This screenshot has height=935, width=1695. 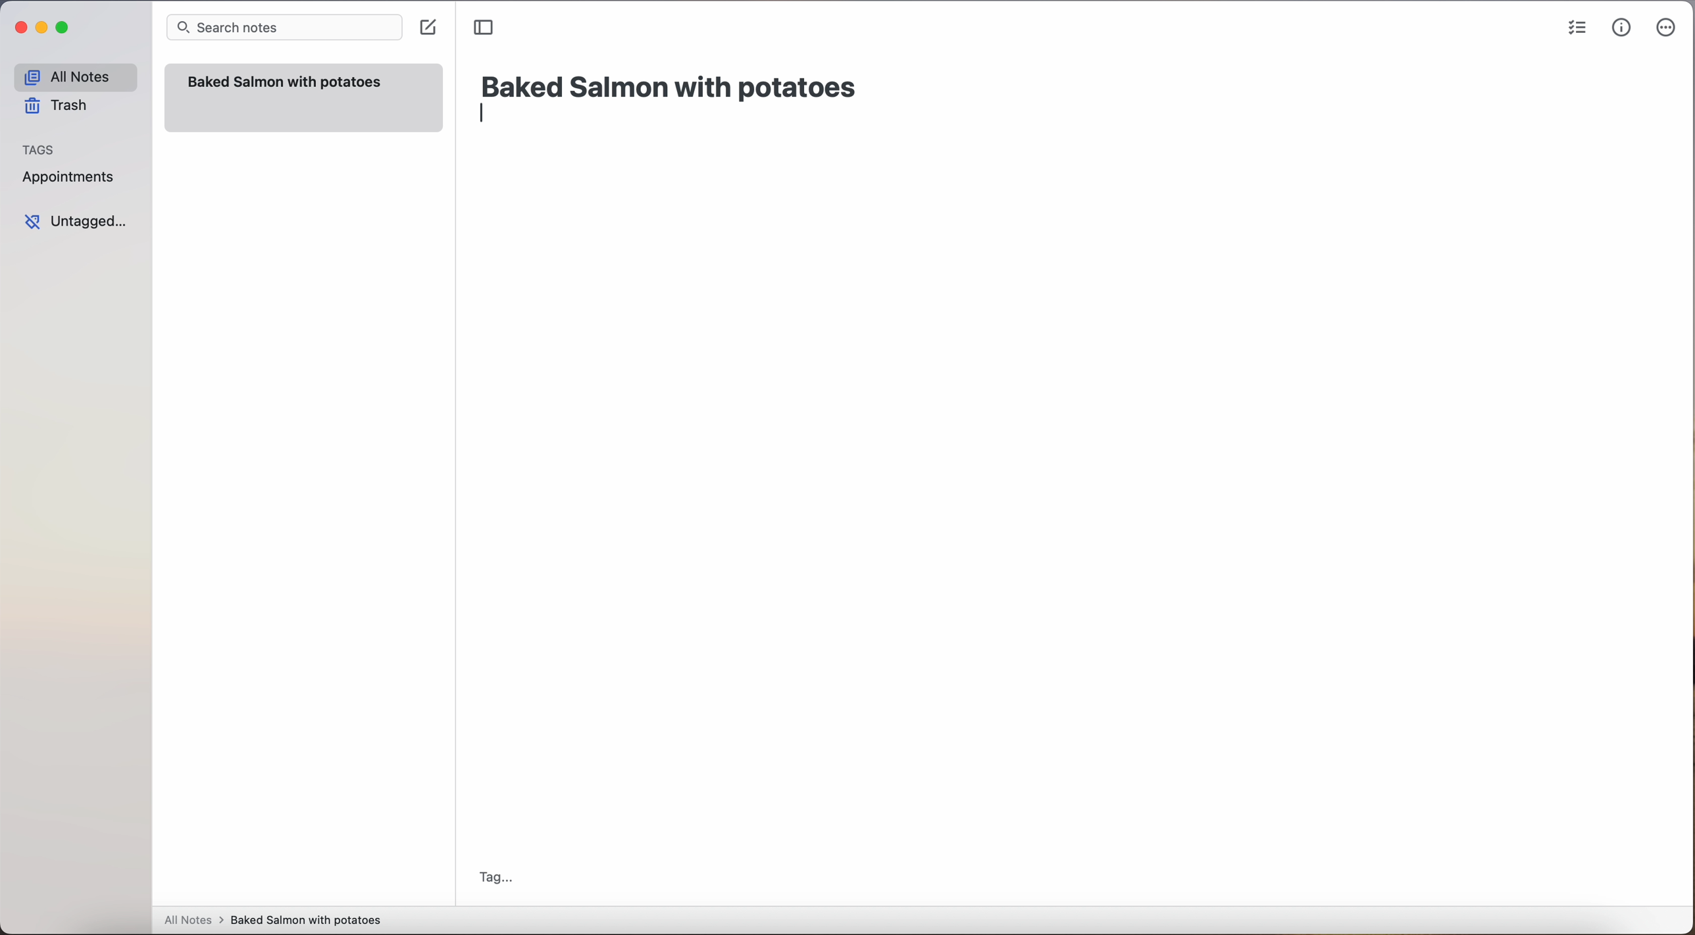 I want to click on more options, so click(x=1669, y=28).